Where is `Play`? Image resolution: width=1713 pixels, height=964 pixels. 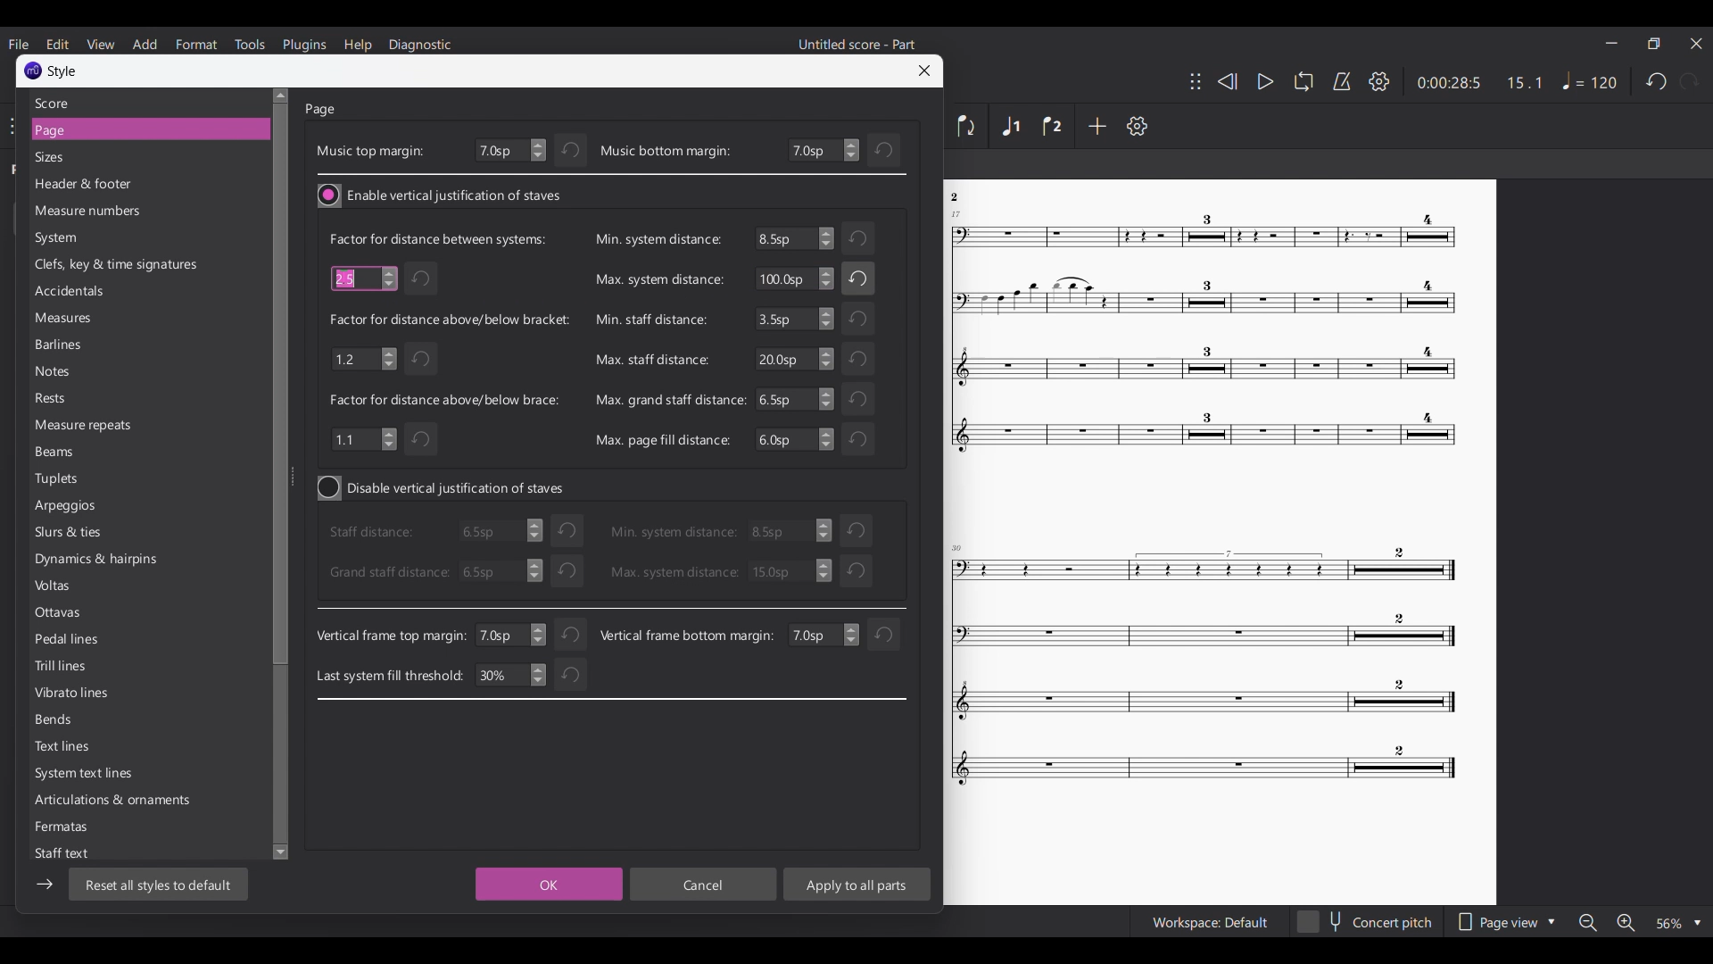
Play is located at coordinates (1266, 82).